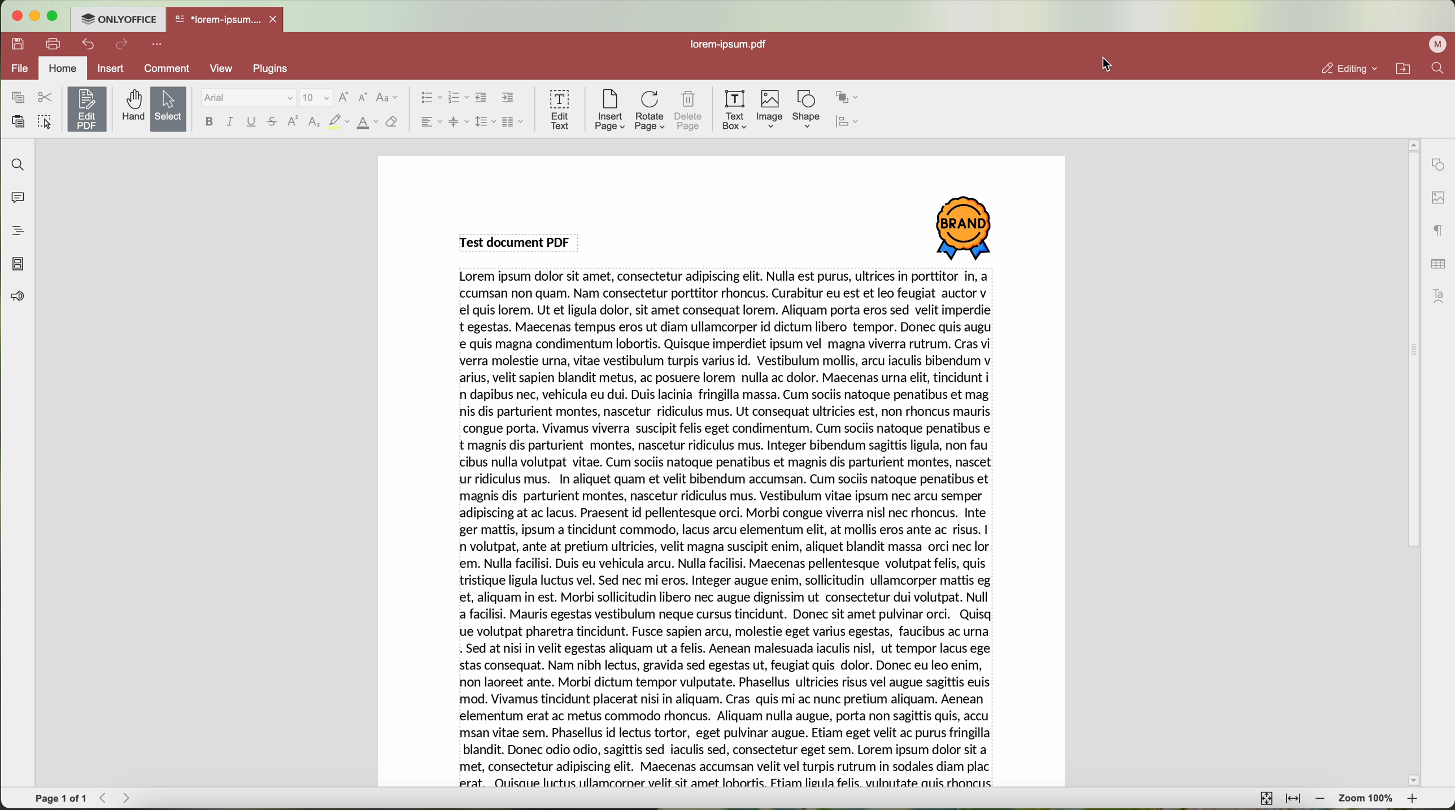 The image size is (1455, 810). I want to click on change case, so click(386, 98).